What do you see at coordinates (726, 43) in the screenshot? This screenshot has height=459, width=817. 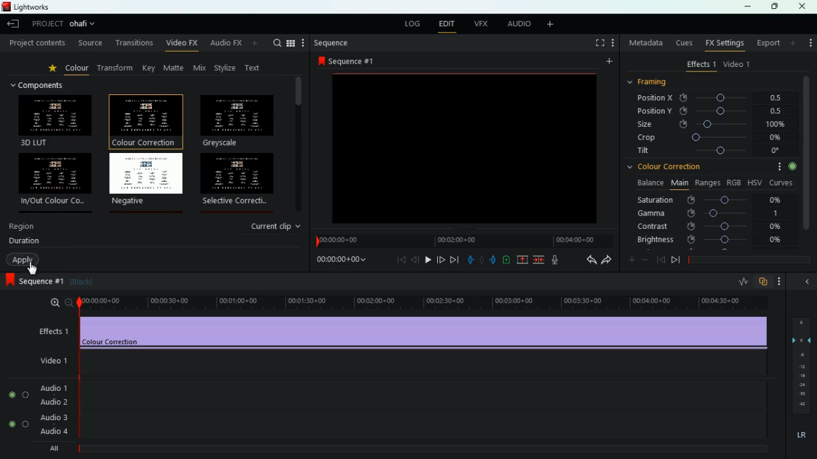 I see `fx settings` at bounding box center [726, 43].